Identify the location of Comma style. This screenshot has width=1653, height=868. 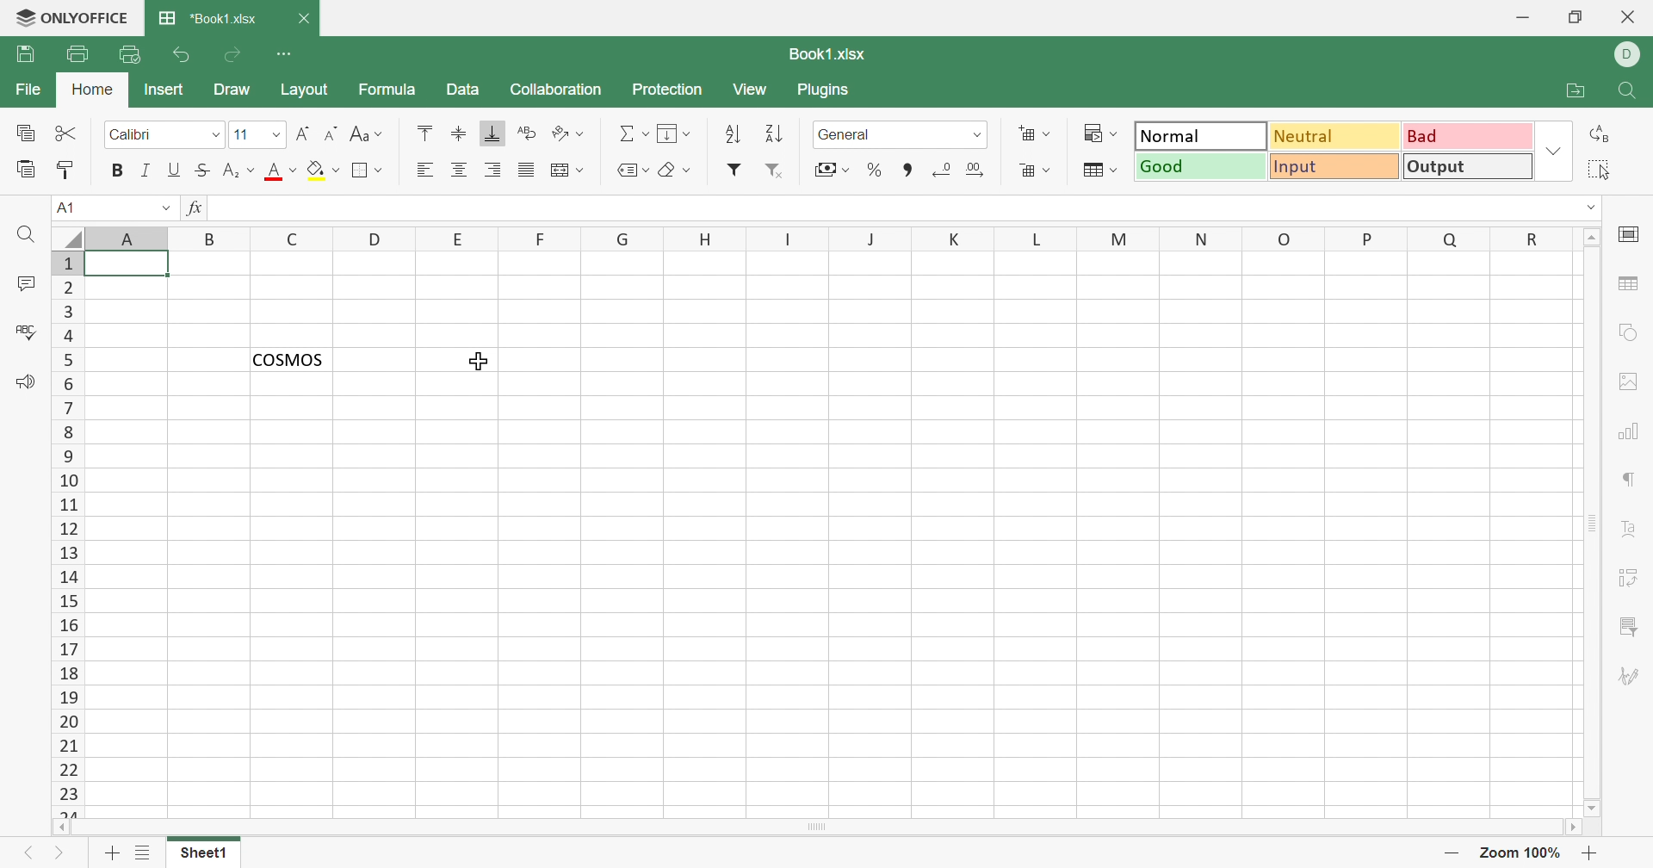
(912, 170).